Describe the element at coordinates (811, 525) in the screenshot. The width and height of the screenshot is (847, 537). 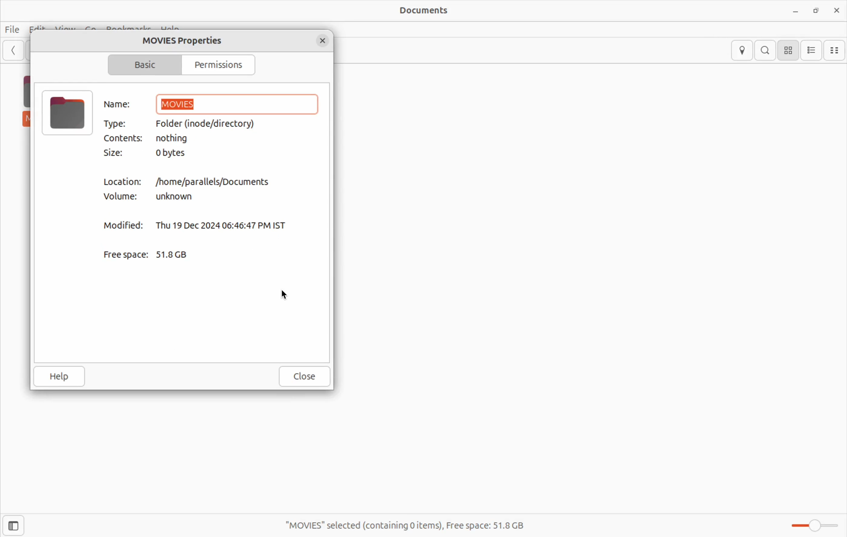
I see `toggle zoom` at that location.